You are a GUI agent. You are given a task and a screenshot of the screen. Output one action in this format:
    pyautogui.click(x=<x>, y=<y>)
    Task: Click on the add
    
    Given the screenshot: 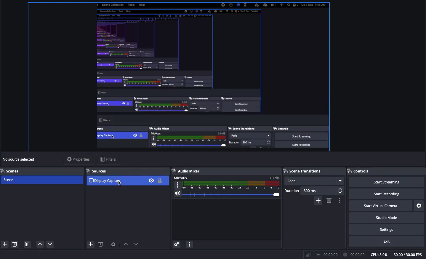 What is the action you would take?
    pyautogui.click(x=319, y=202)
    